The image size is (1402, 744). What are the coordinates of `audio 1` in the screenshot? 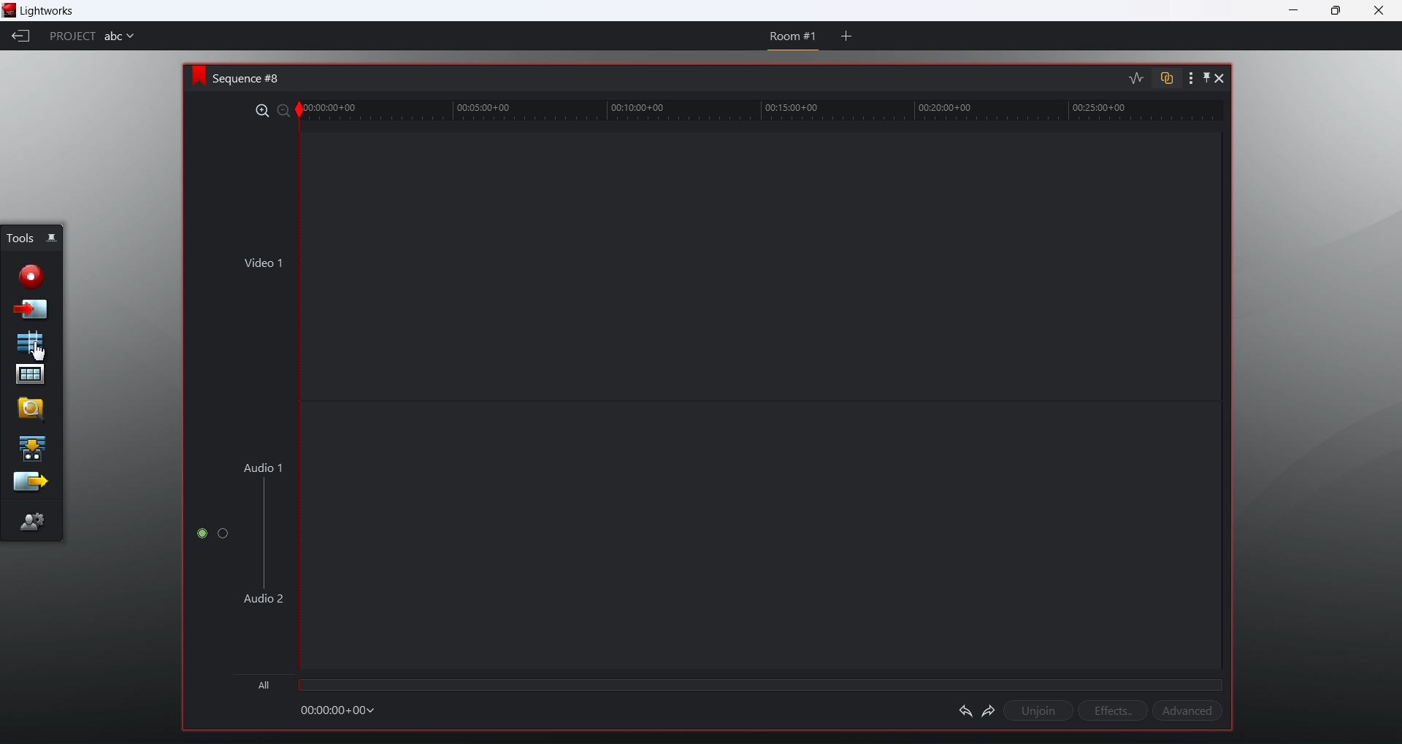 It's located at (263, 465).